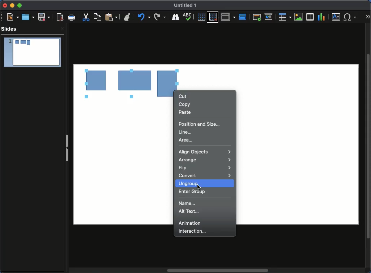 The height and width of the screenshot is (273, 371). What do you see at coordinates (336, 17) in the screenshot?
I see `Textbox` at bounding box center [336, 17].